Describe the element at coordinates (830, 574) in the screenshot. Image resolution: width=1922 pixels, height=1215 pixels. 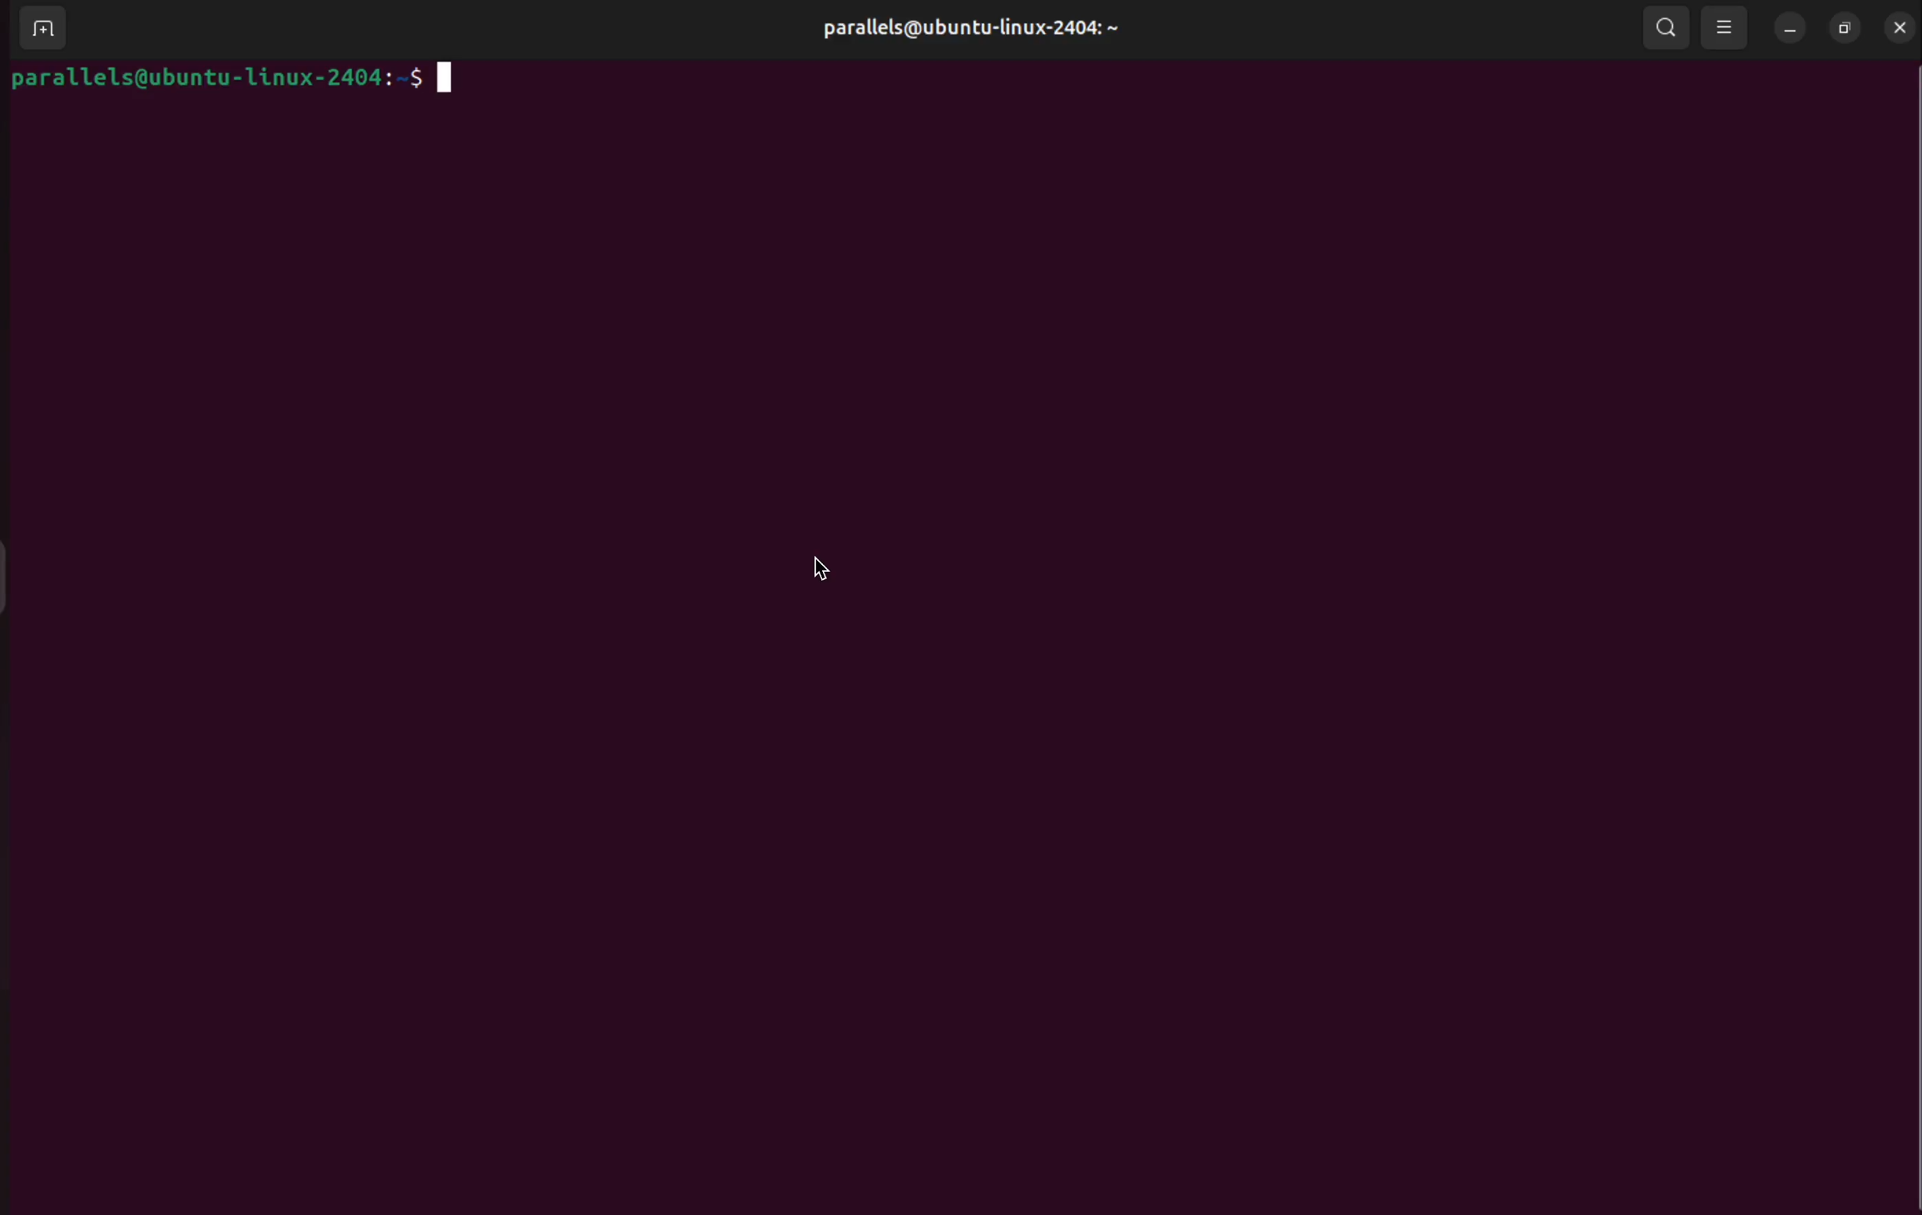
I see `cursor` at that location.